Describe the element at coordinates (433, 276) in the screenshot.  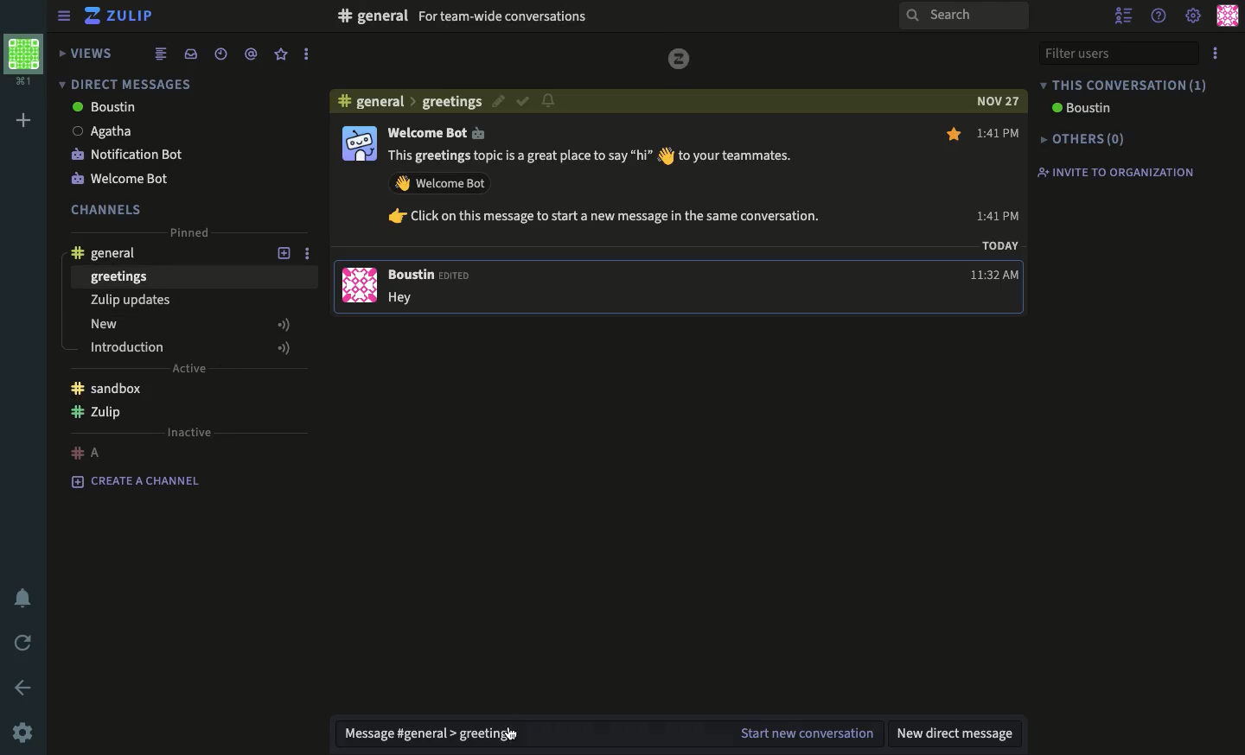
I see `Boustin` at that location.